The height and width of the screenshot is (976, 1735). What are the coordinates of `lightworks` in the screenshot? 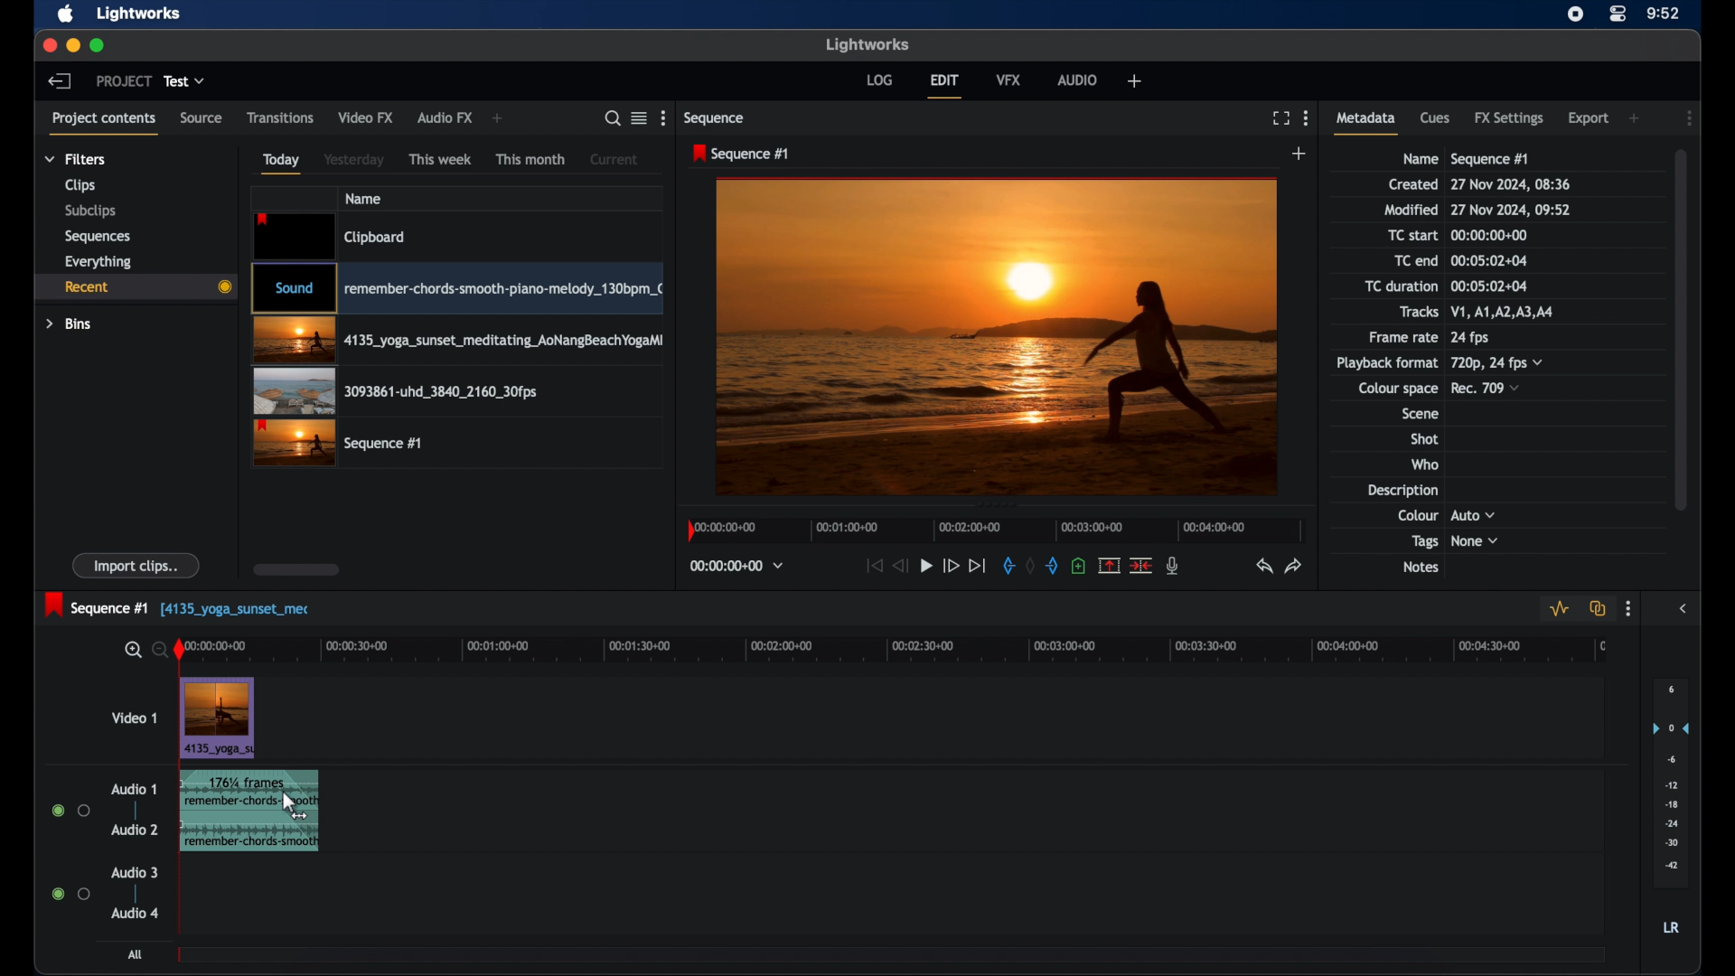 It's located at (867, 44).